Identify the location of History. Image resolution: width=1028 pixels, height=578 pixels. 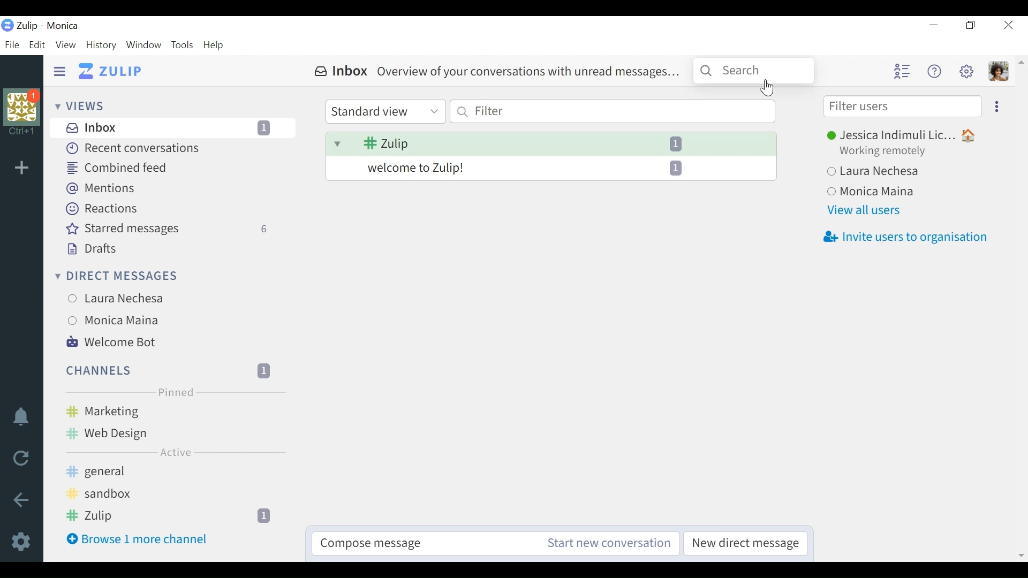
(101, 45).